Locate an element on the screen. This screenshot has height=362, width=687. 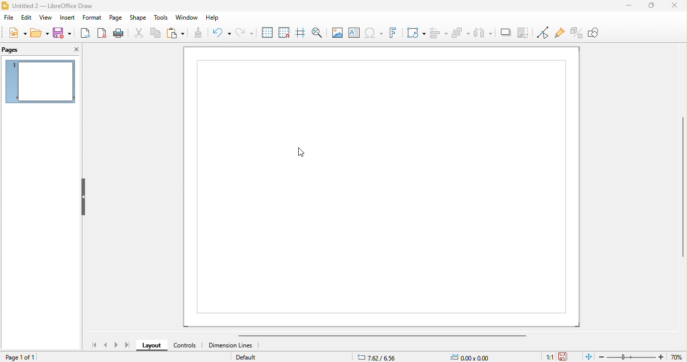
redo is located at coordinates (243, 33).